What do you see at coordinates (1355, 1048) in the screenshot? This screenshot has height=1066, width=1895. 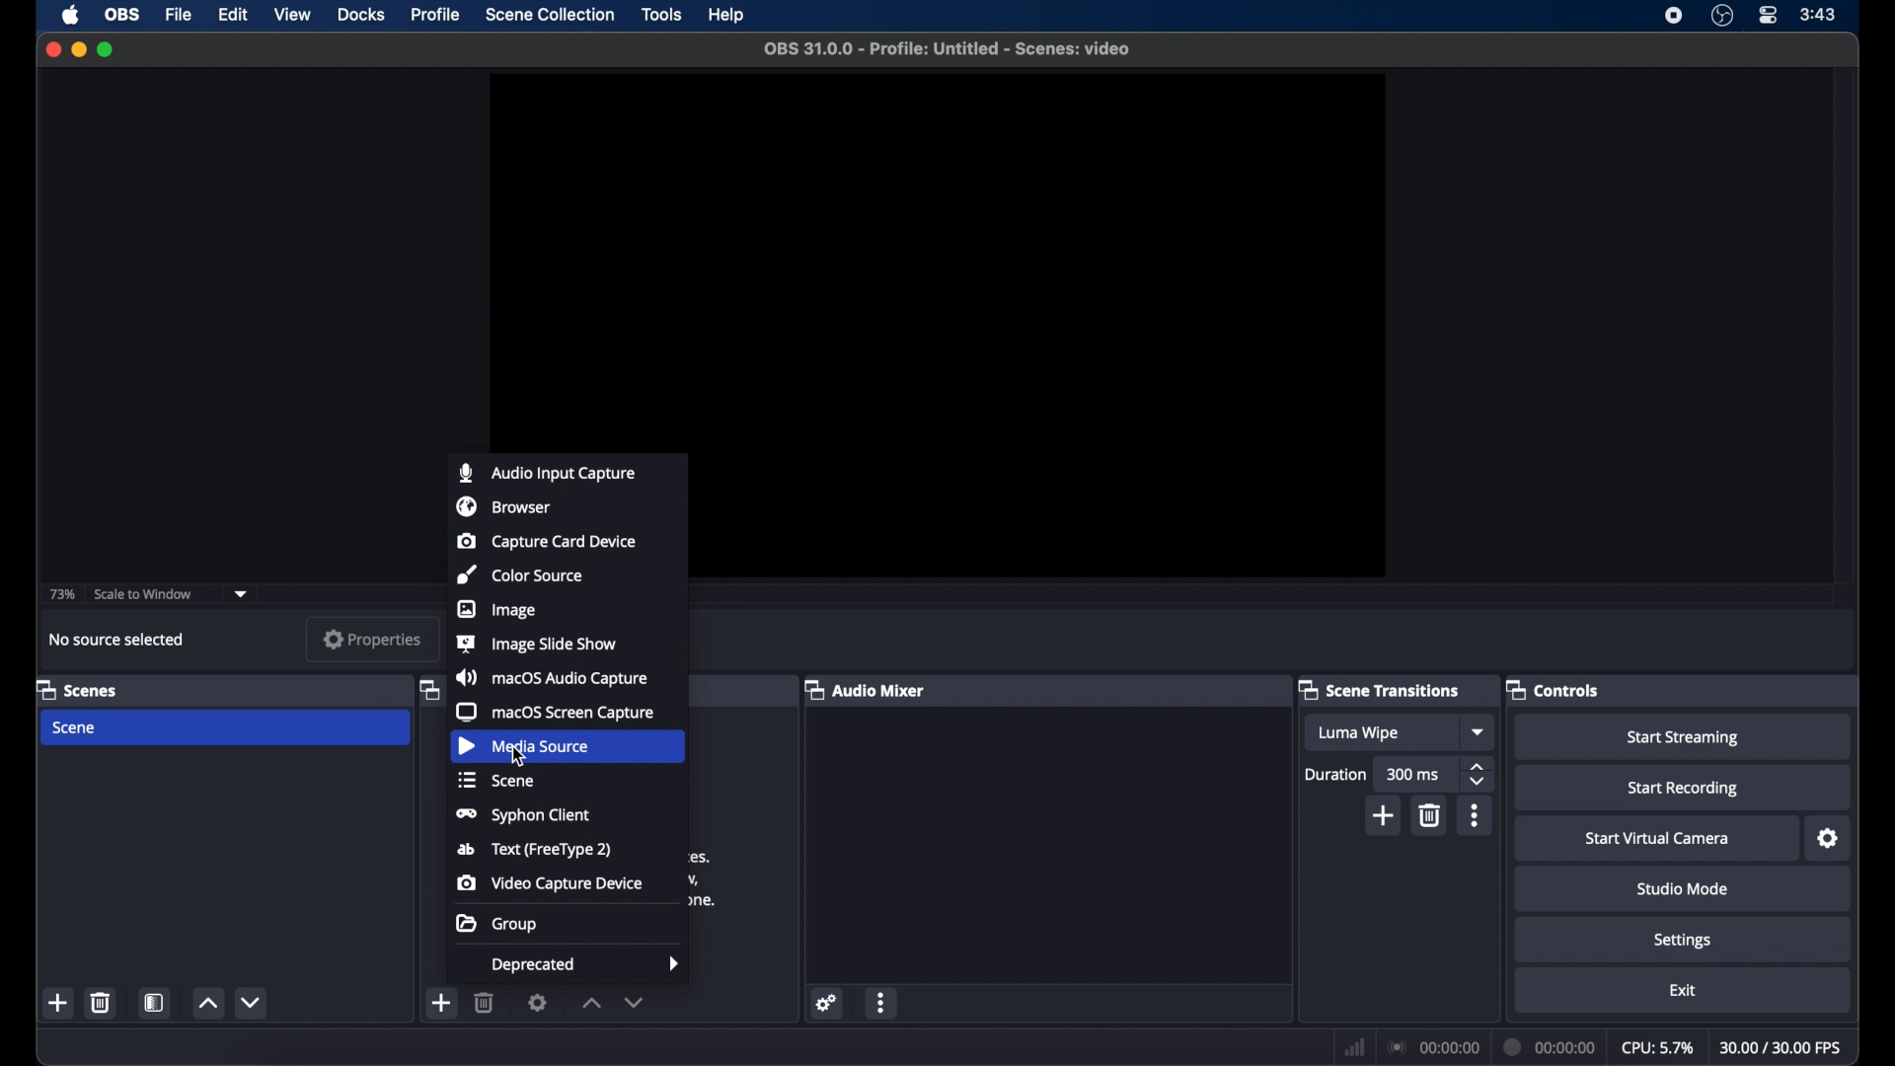 I see `network` at bounding box center [1355, 1048].